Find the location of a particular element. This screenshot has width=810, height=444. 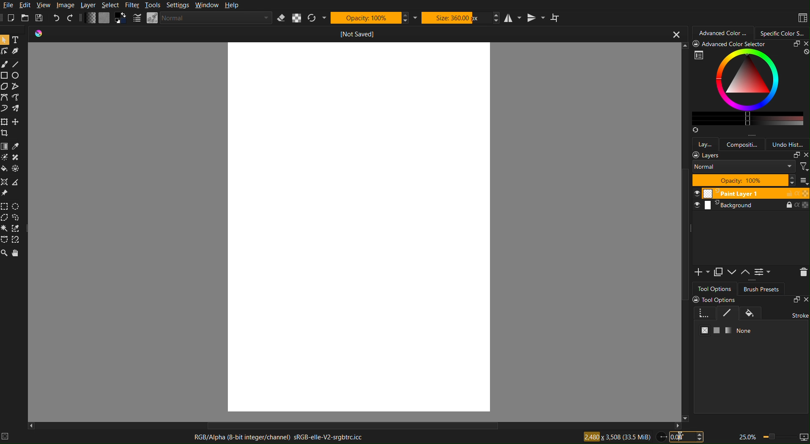

Text is located at coordinates (16, 39).